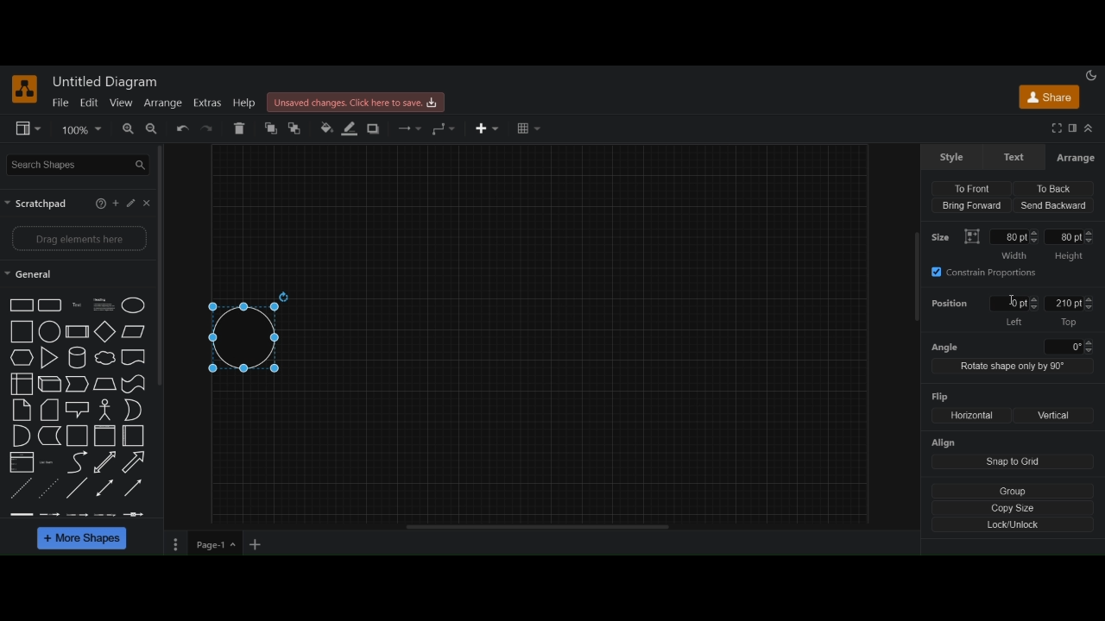  What do you see at coordinates (540, 527) in the screenshot?
I see `horizontall scroll bar` at bounding box center [540, 527].